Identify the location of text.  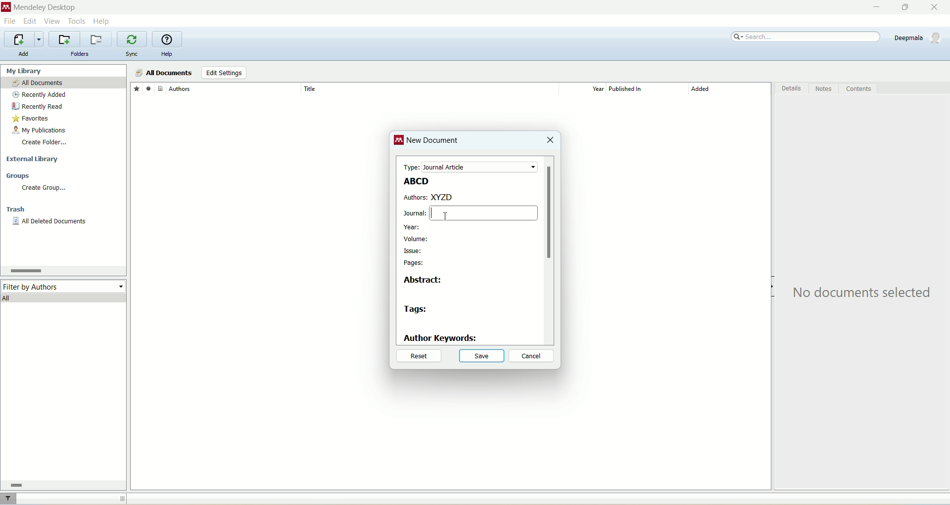
(864, 293).